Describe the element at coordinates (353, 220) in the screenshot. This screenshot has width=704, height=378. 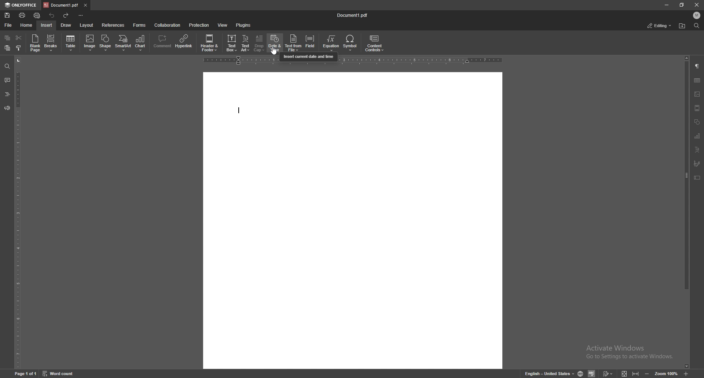
I see `document ` at that location.